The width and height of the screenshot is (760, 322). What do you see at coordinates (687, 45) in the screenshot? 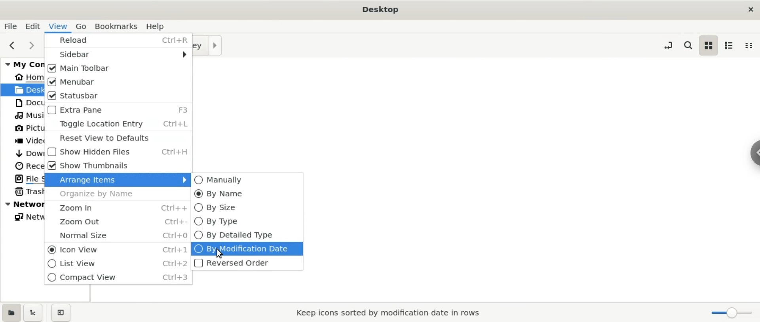
I see `search ` at bounding box center [687, 45].